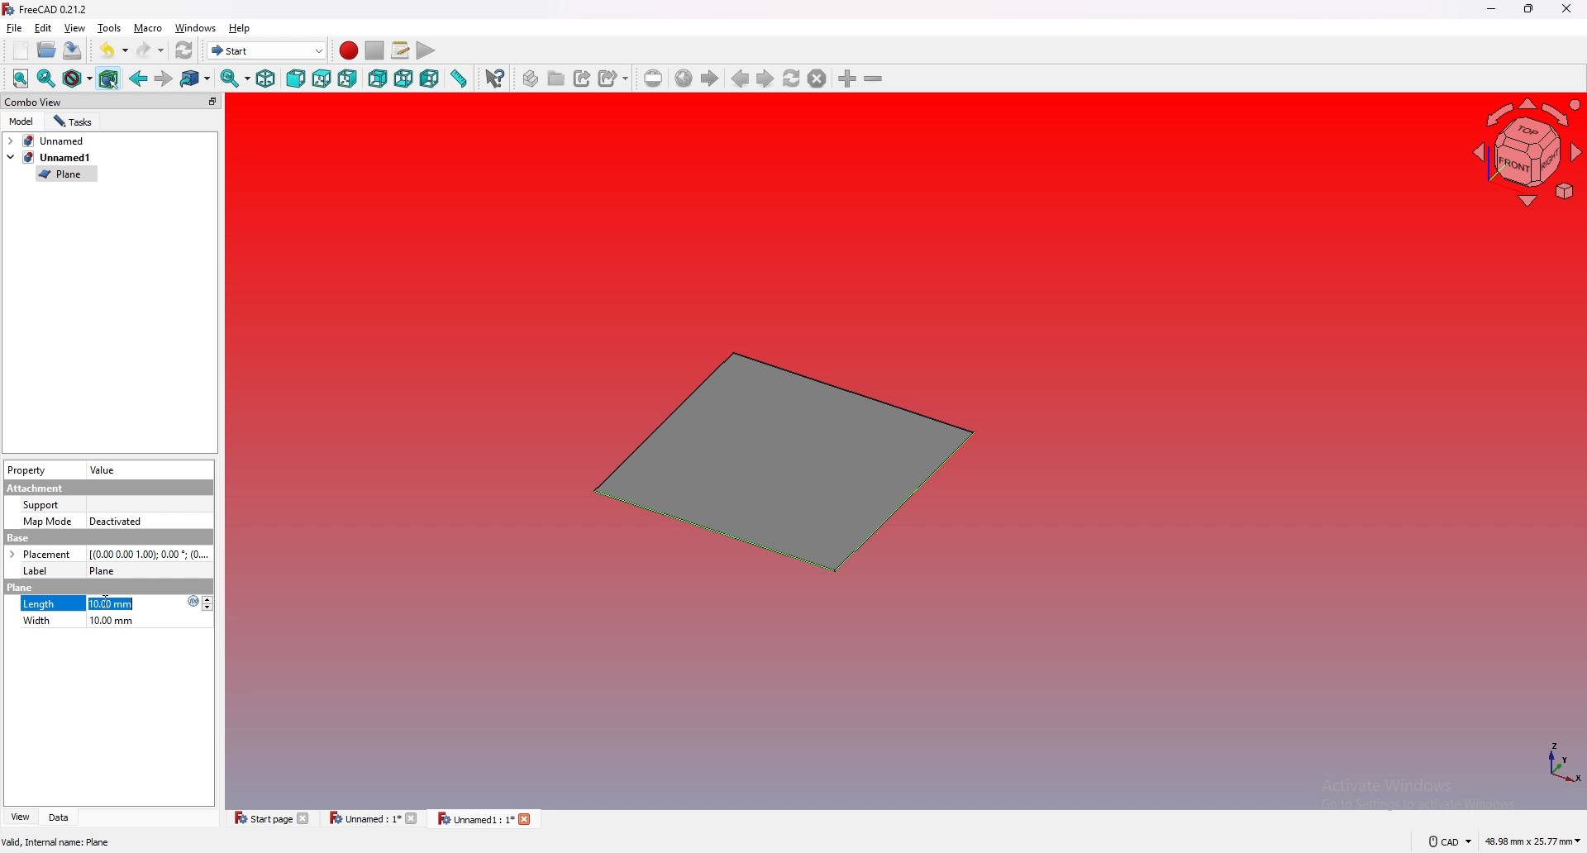 The image size is (1587, 853). I want to click on measure distance, so click(458, 78).